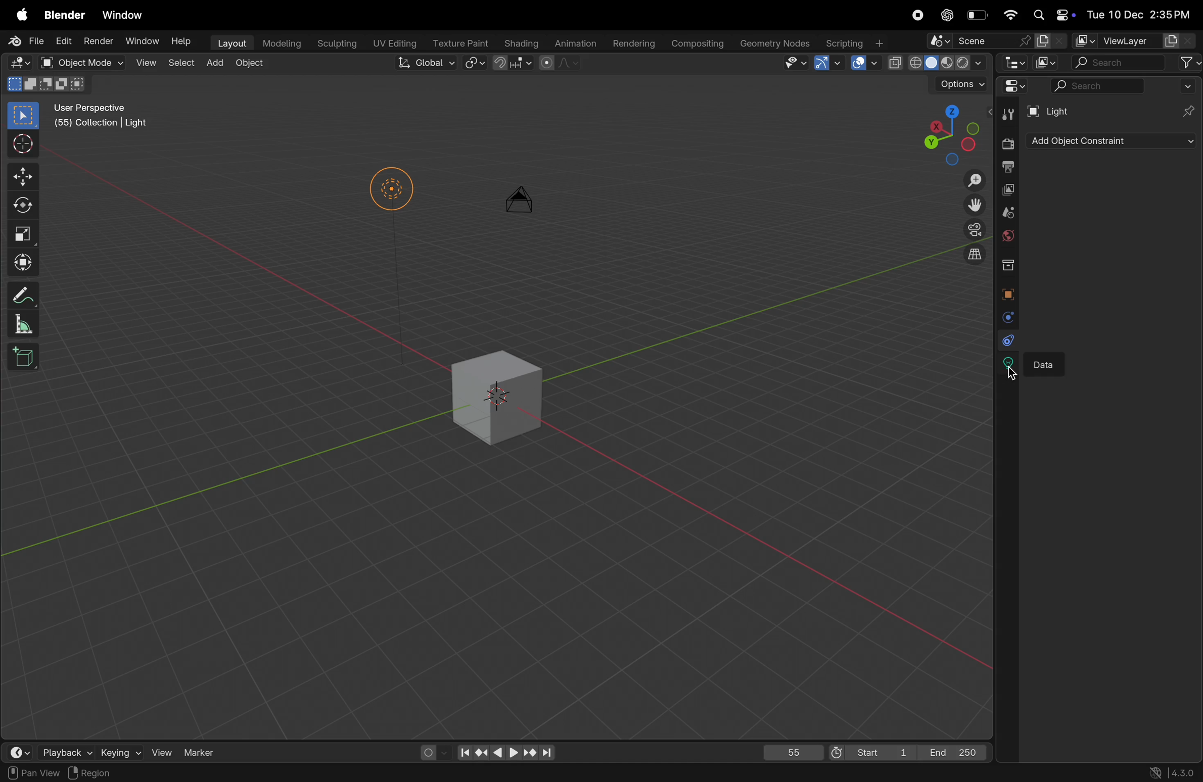 Image resolution: width=1203 pixels, height=782 pixels. I want to click on Data, so click(1050, 363).